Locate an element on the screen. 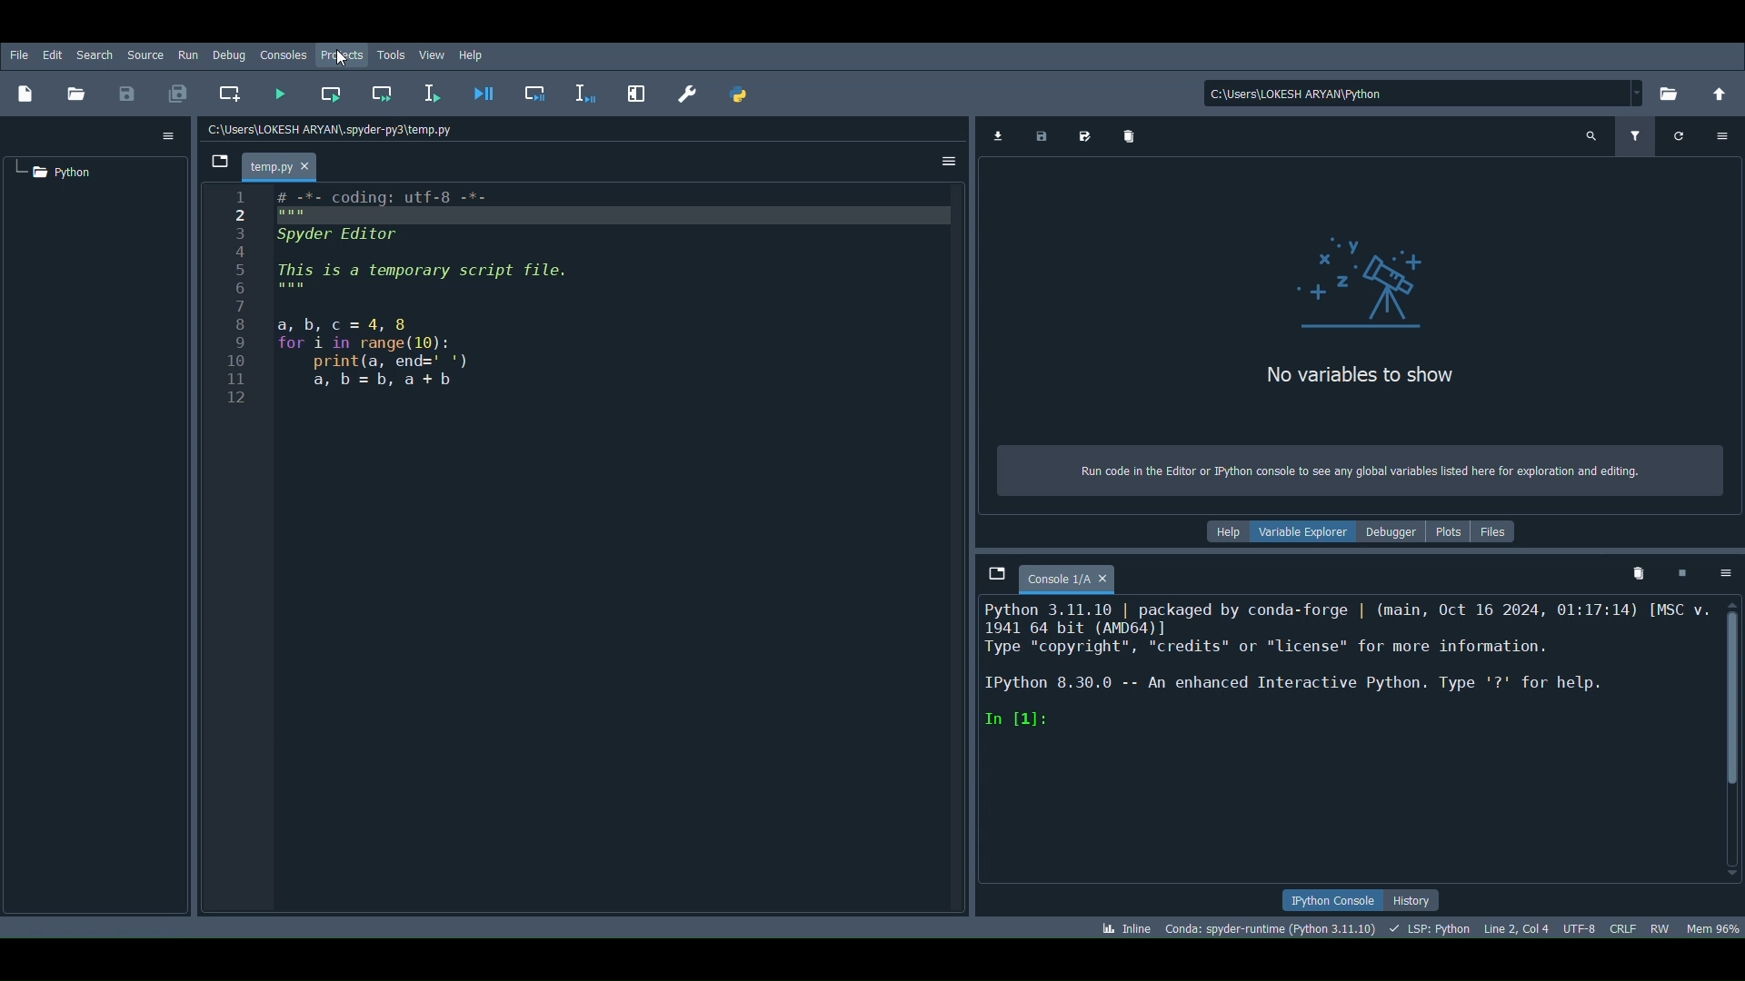 This screenshot has height=981, width=1745. File name is located at coordinates (283, 162).